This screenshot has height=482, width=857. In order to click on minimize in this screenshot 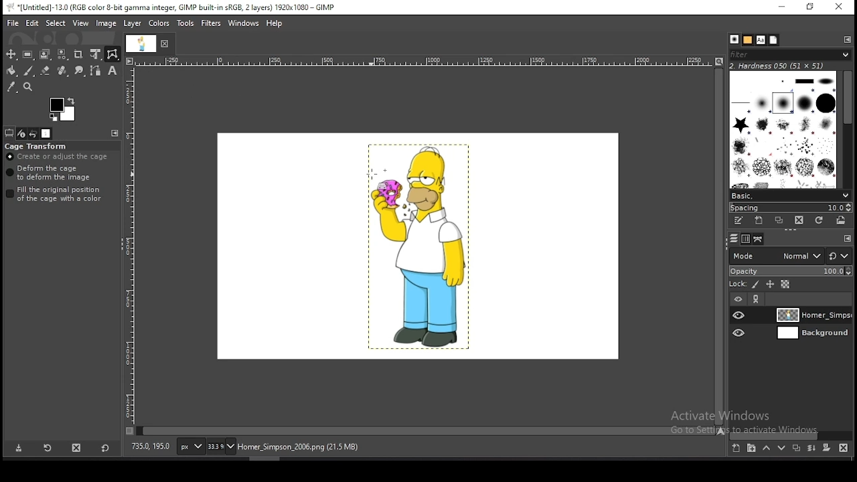, I will do `click(782, 7)`.